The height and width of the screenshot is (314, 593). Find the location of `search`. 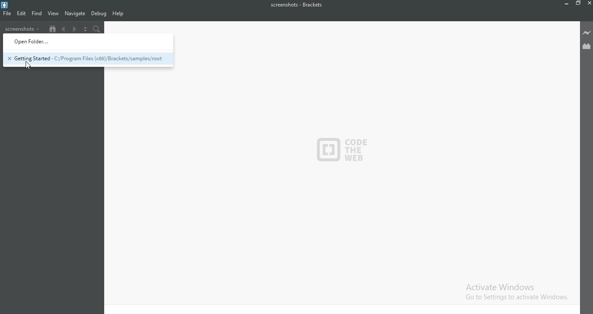

search is located at coordinates (97, 28).